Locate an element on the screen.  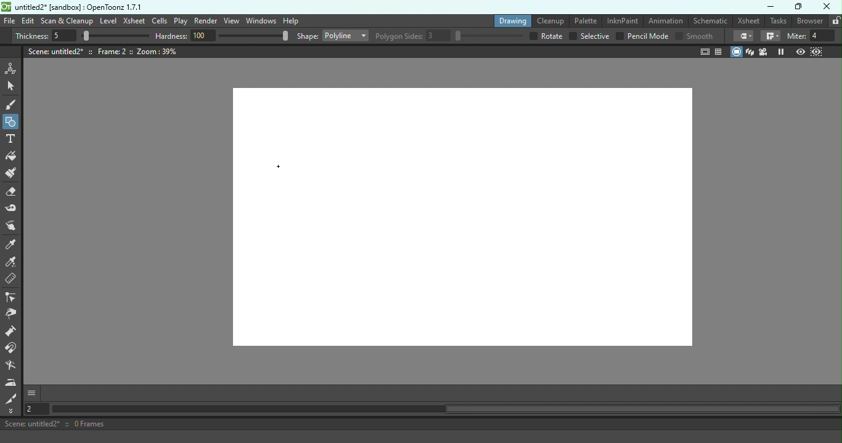
Pencil Mode is located at coordinates (642, 37).